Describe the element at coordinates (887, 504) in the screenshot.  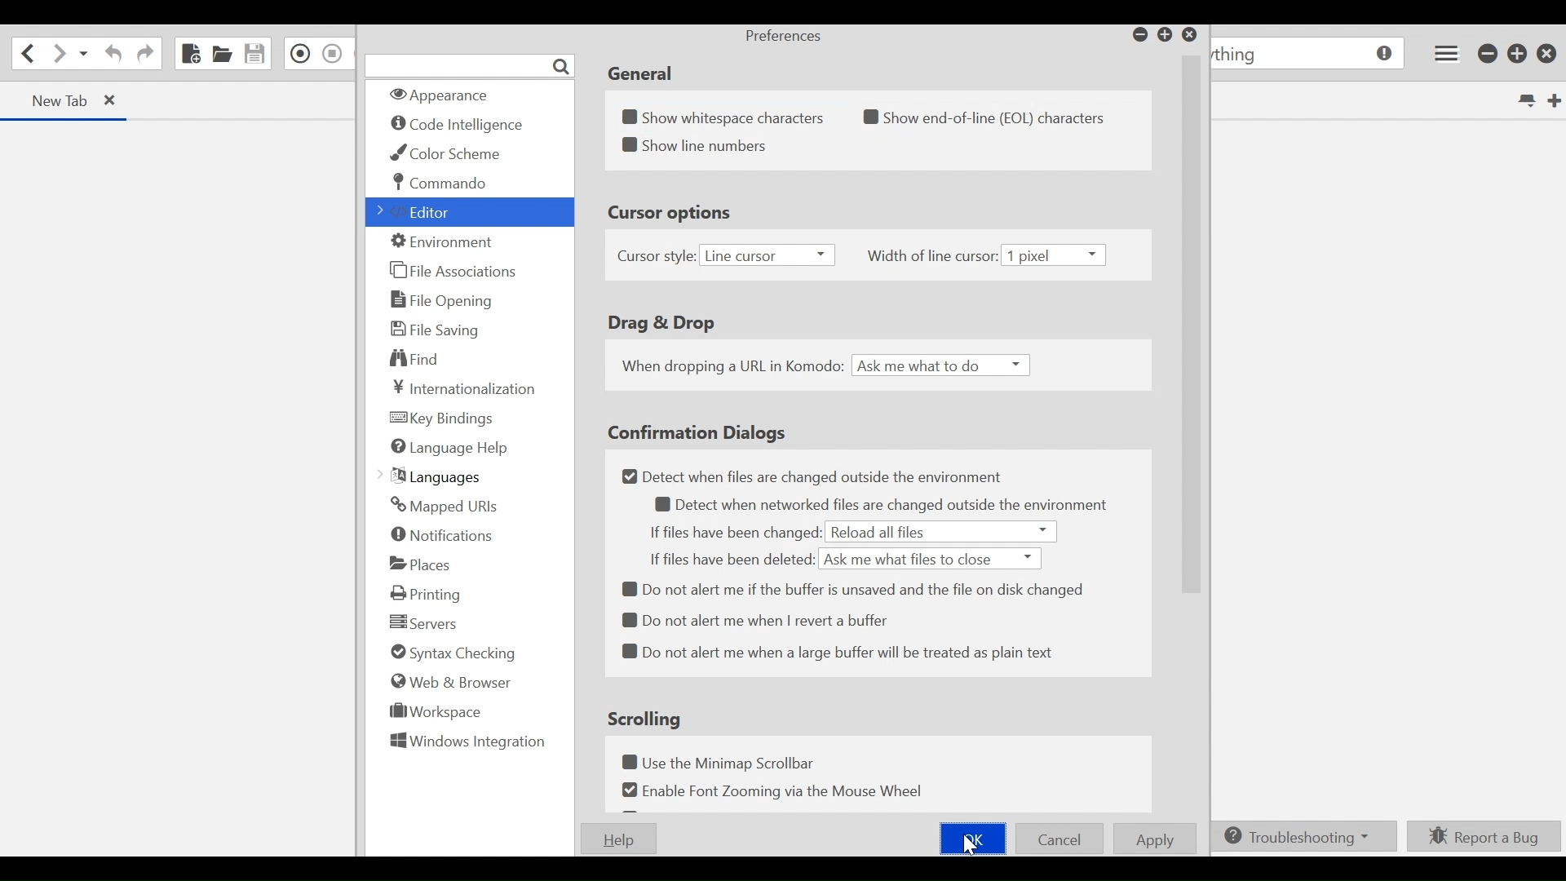
I see `Detect when networked files are changed outside the environment` at that location.